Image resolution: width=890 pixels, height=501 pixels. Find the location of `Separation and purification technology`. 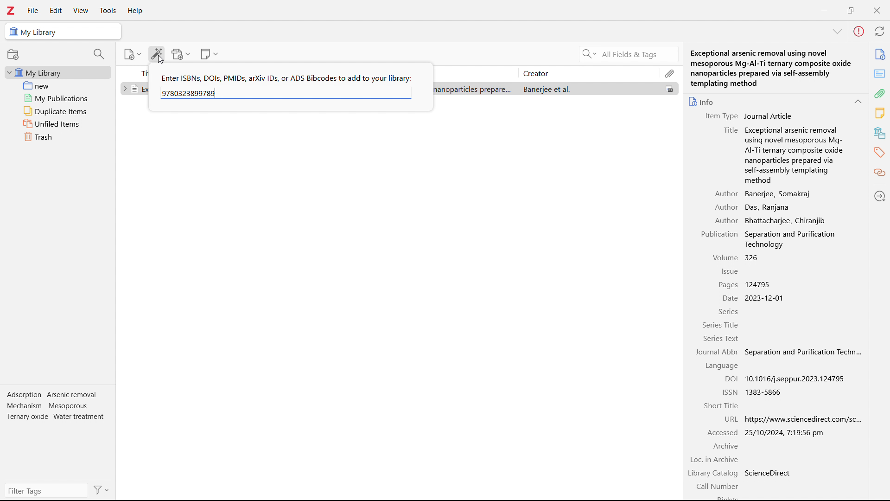

Separation and purification technology is located at coordinates (799, 239).